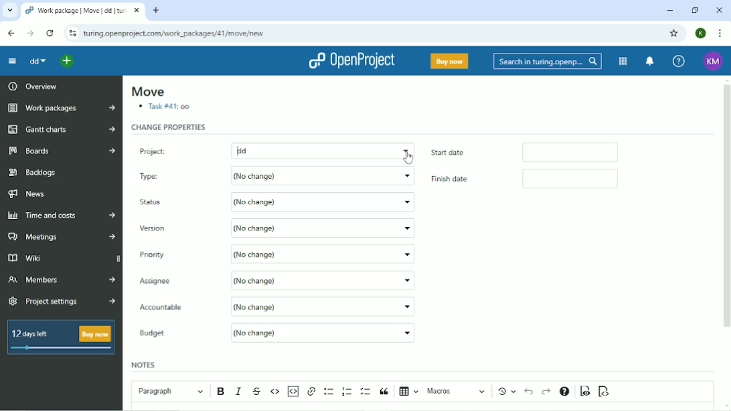 This screenshot has height=411, width=731. I want to click on Buy now, so click(450, 61).